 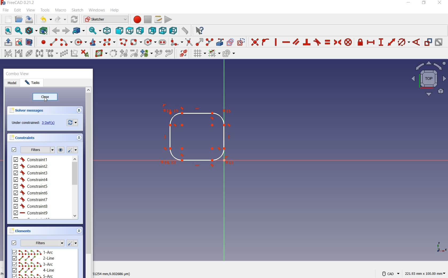 I want to click on create carbon copy, so click(x=230, y=43).